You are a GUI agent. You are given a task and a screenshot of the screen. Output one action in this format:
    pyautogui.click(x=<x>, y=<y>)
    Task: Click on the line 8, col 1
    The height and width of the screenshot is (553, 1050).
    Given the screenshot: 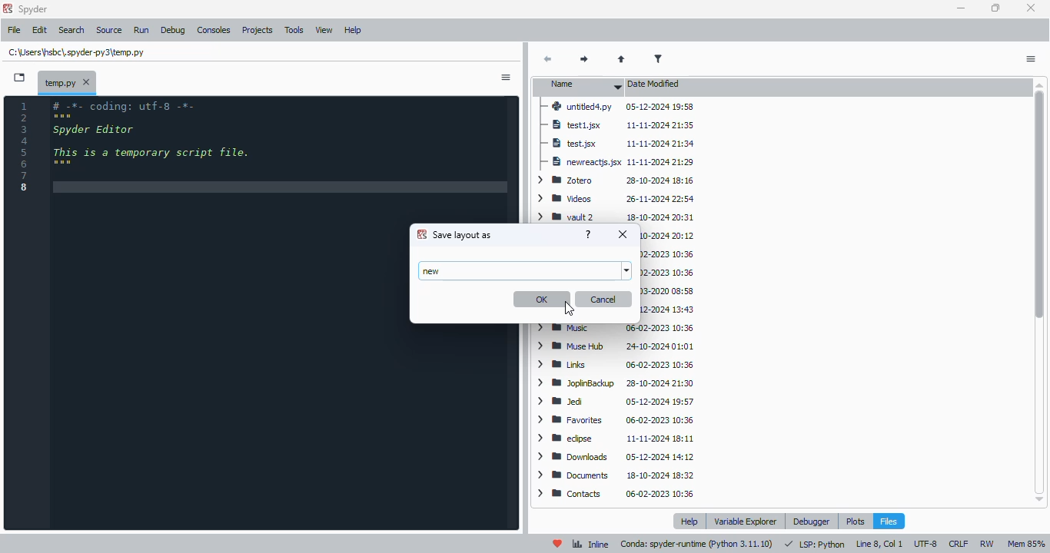 What is the action you would take?
    pyautogui.click(x=880, y=544)
    